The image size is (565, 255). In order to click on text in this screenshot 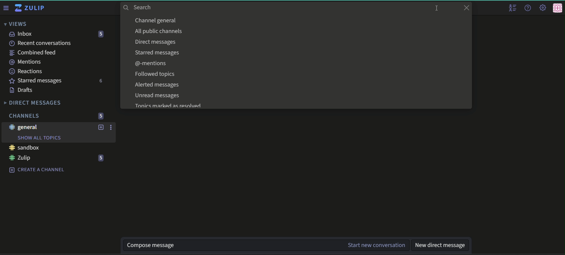, I will do `click(159, 31)`.